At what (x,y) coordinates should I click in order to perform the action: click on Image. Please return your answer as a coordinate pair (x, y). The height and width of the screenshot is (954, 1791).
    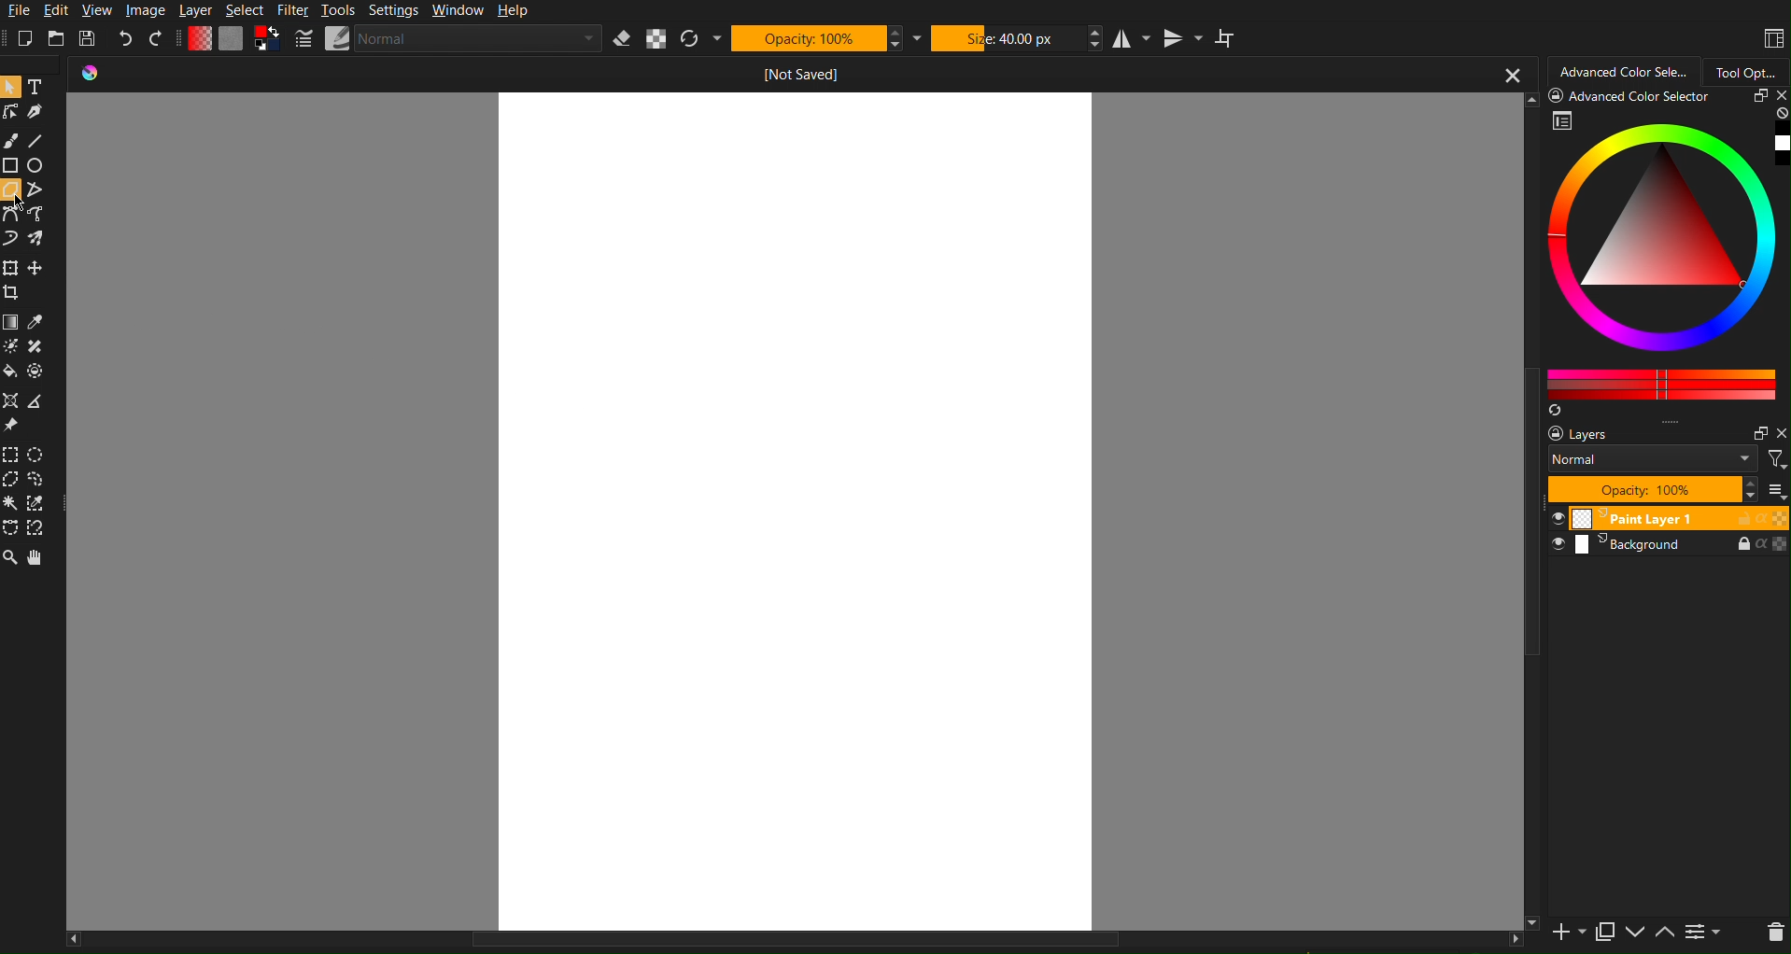
    Looking at the image, I should click on (144, 12).